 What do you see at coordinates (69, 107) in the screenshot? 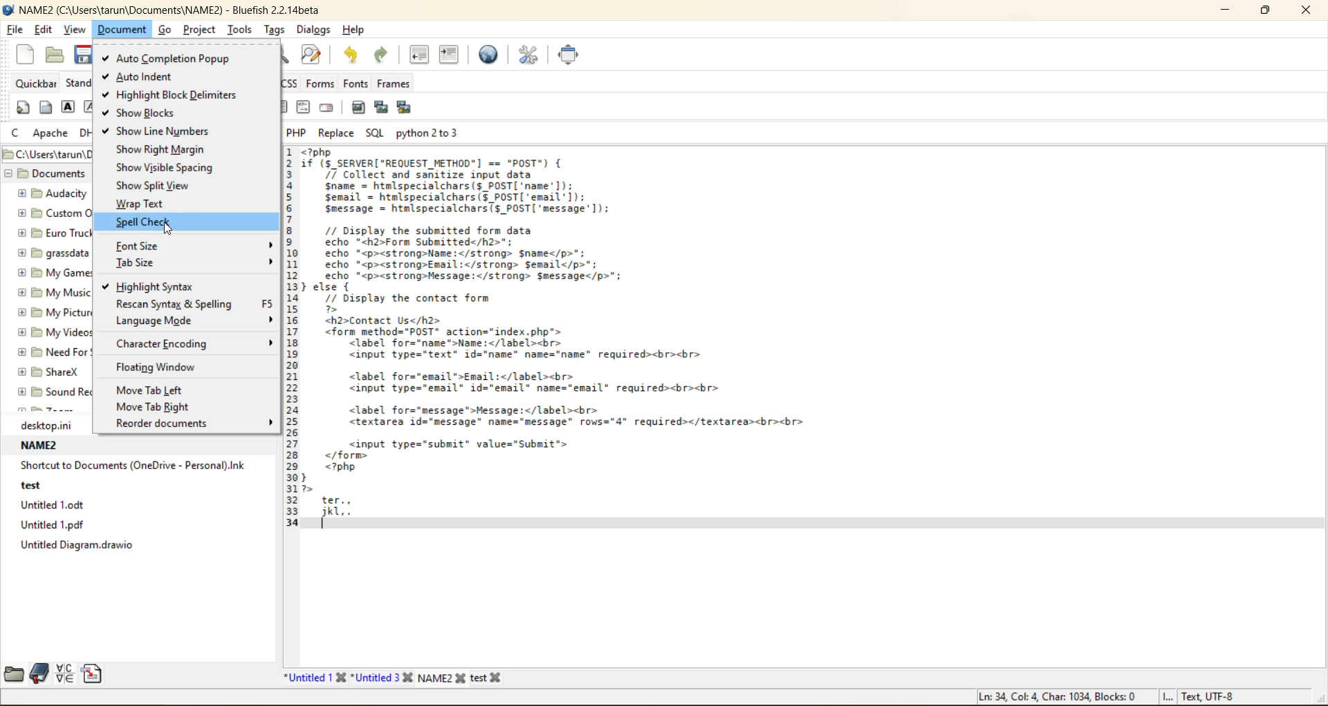
I see `strong` at bounding box center [69, 107].